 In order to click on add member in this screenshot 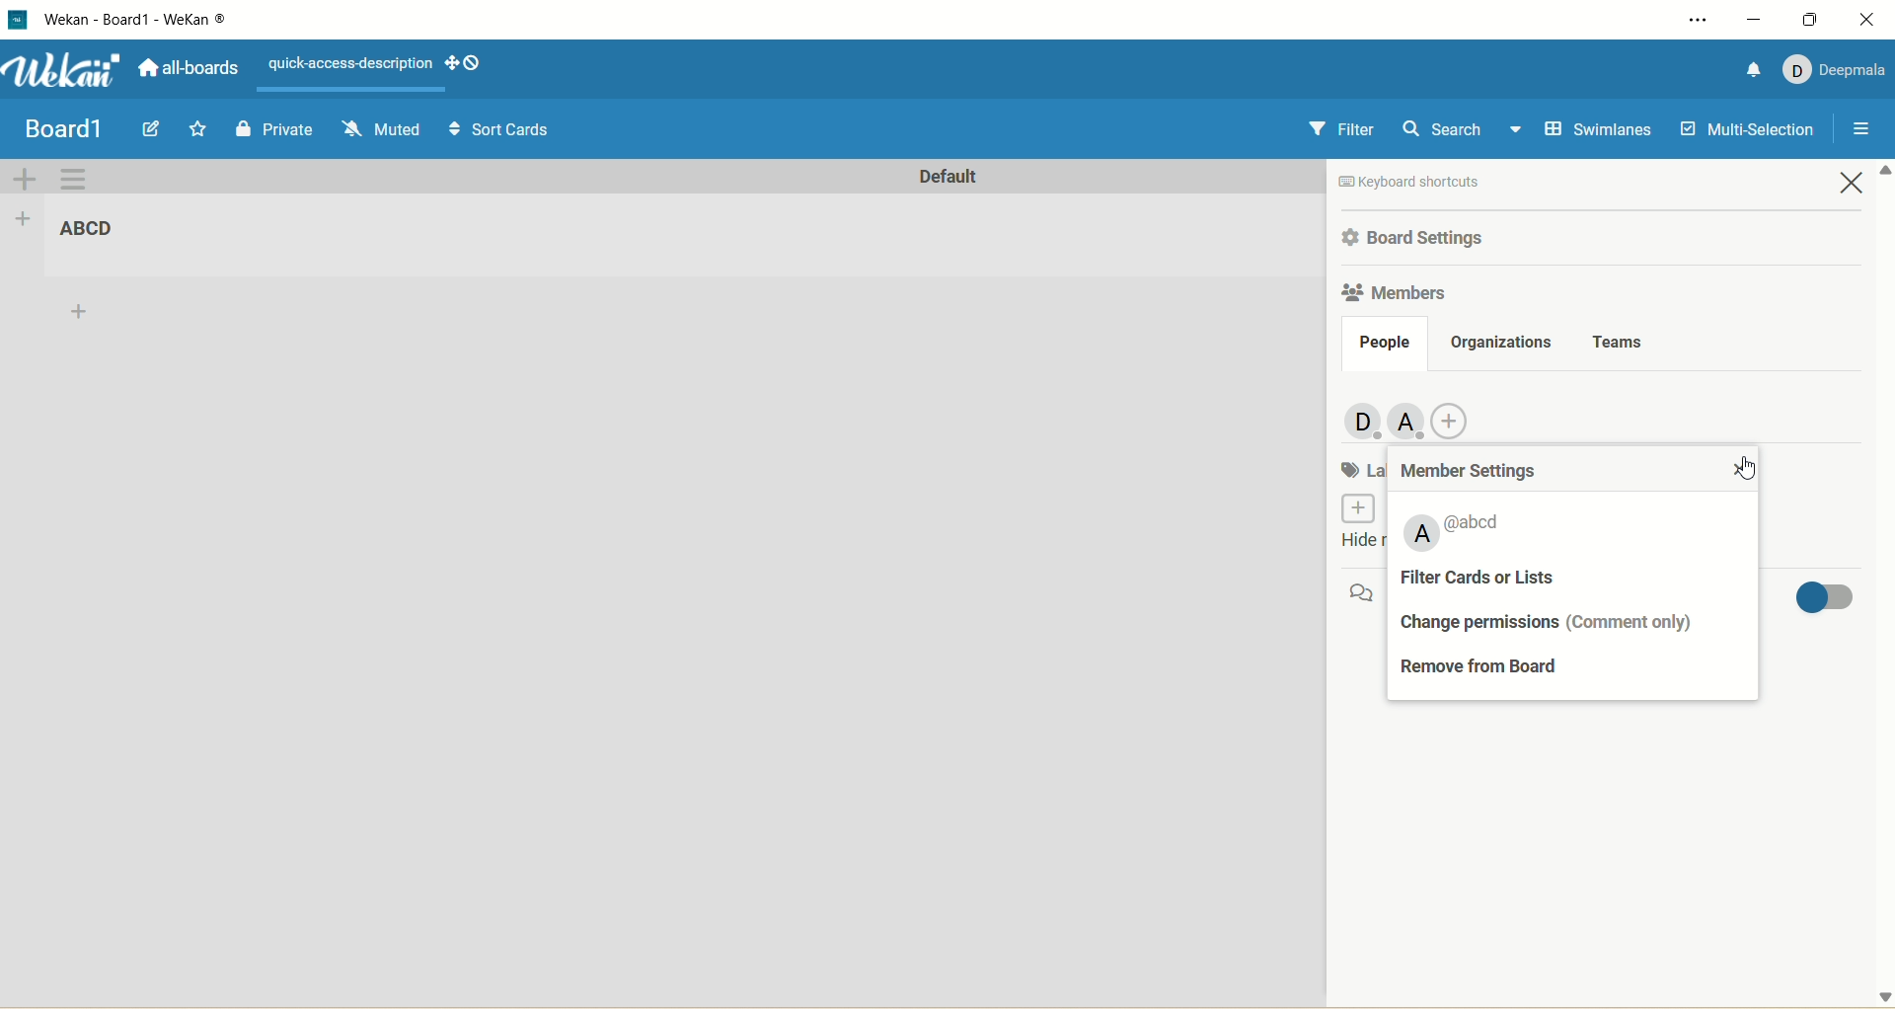, I will do `click(1459, 418)`.